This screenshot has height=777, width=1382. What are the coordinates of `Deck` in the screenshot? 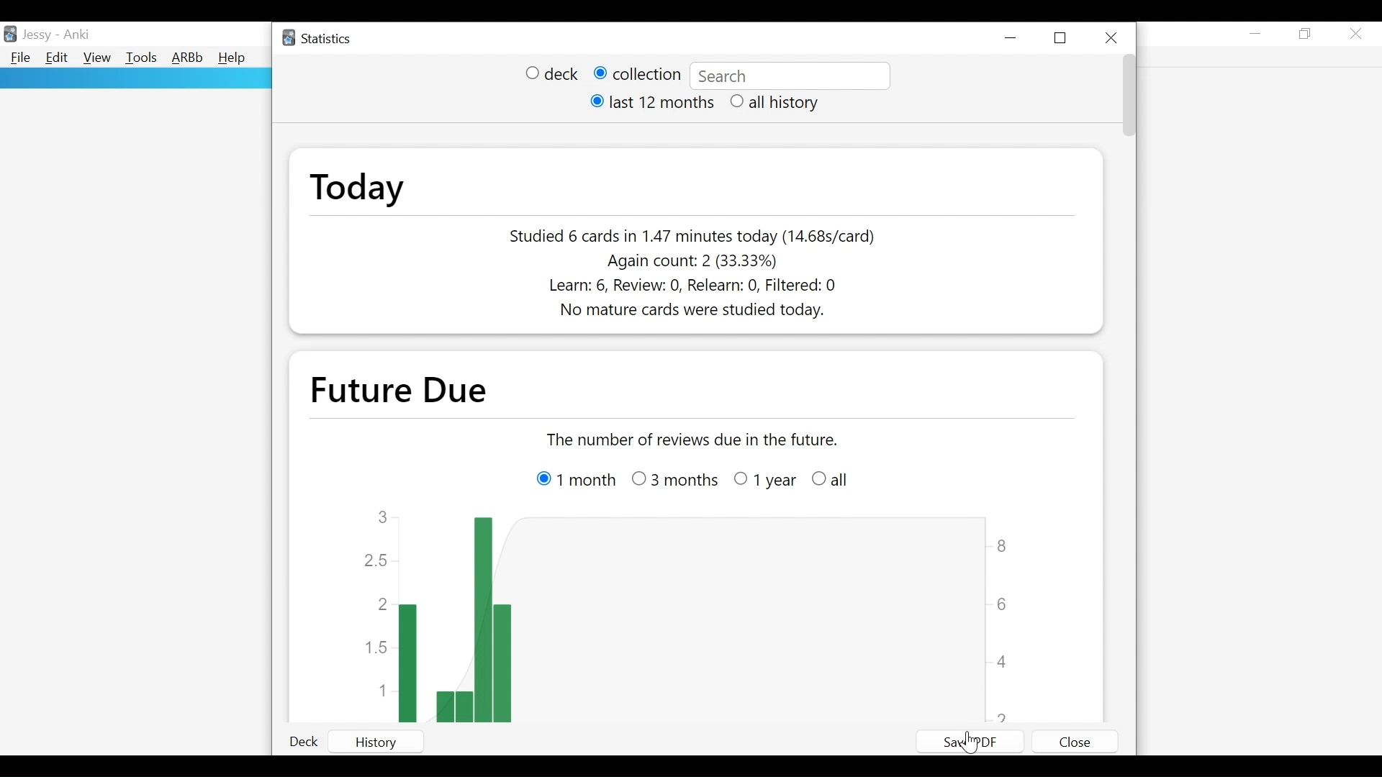 It's located at (308, 742).